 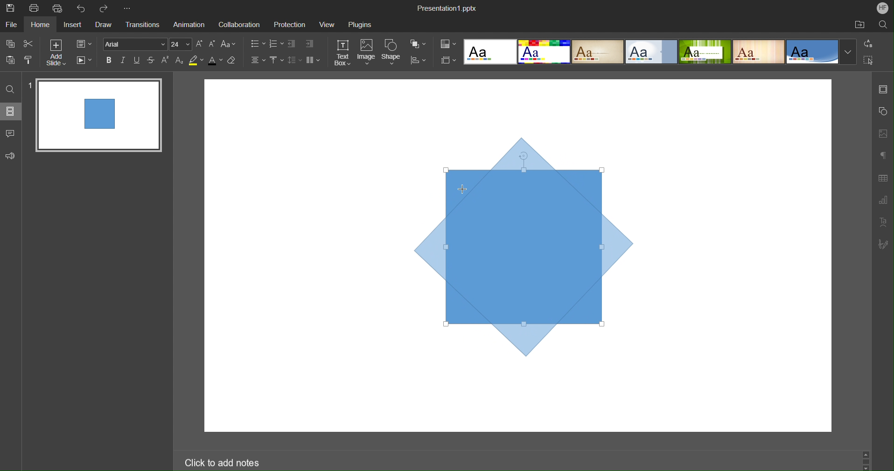 I want to click on Number List, so click(x=277, y=44).